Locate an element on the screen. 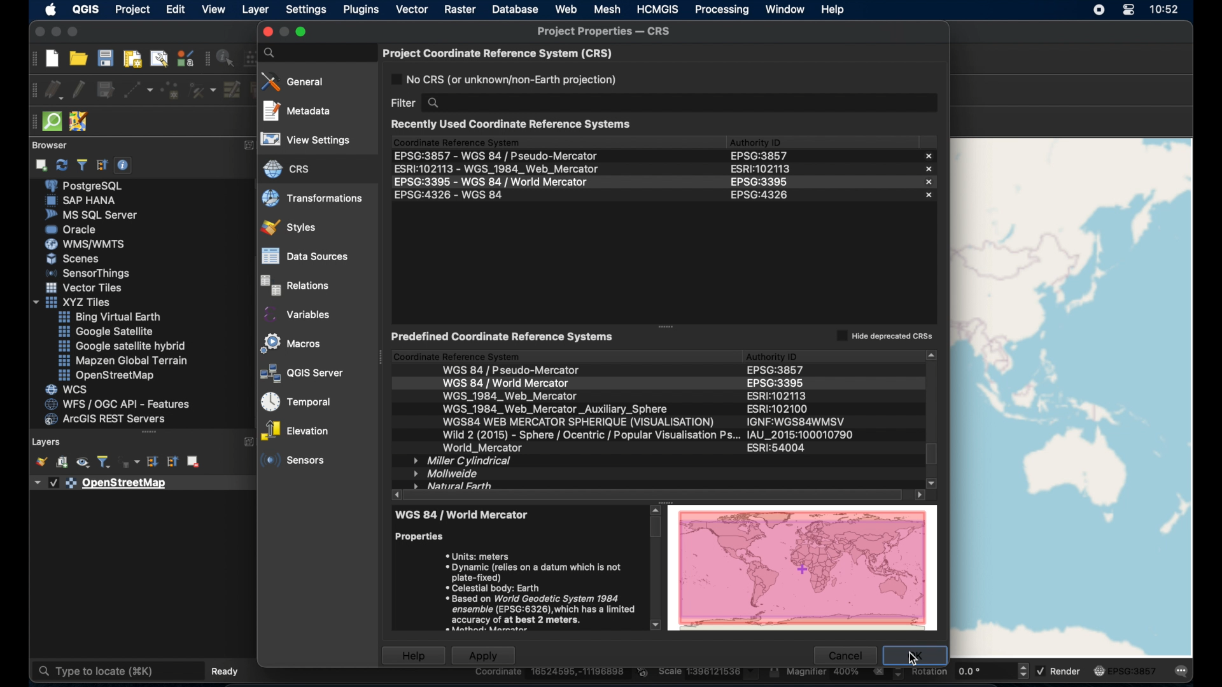  wsg web mercator is located at coordinates (577, 423).